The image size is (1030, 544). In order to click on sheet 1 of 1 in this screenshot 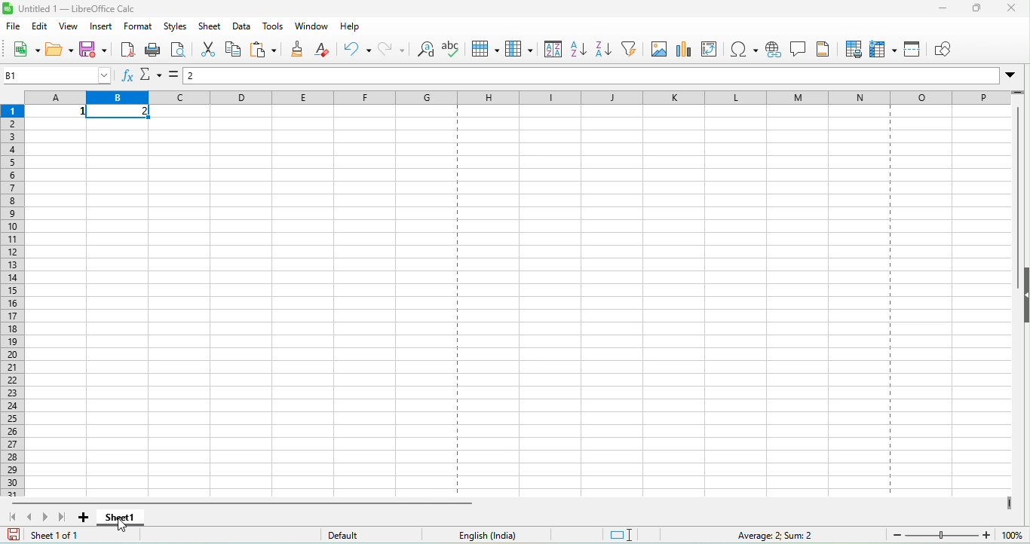, I will do `click(53, 536)`.